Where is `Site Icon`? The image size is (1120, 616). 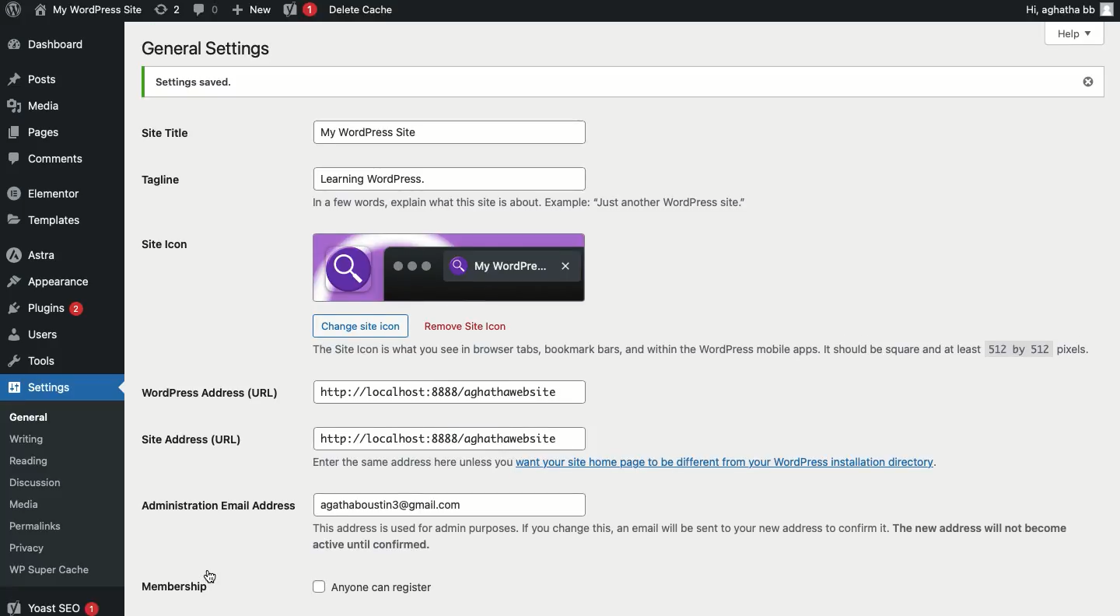 Site Icon is located at coordinates (446, 268).